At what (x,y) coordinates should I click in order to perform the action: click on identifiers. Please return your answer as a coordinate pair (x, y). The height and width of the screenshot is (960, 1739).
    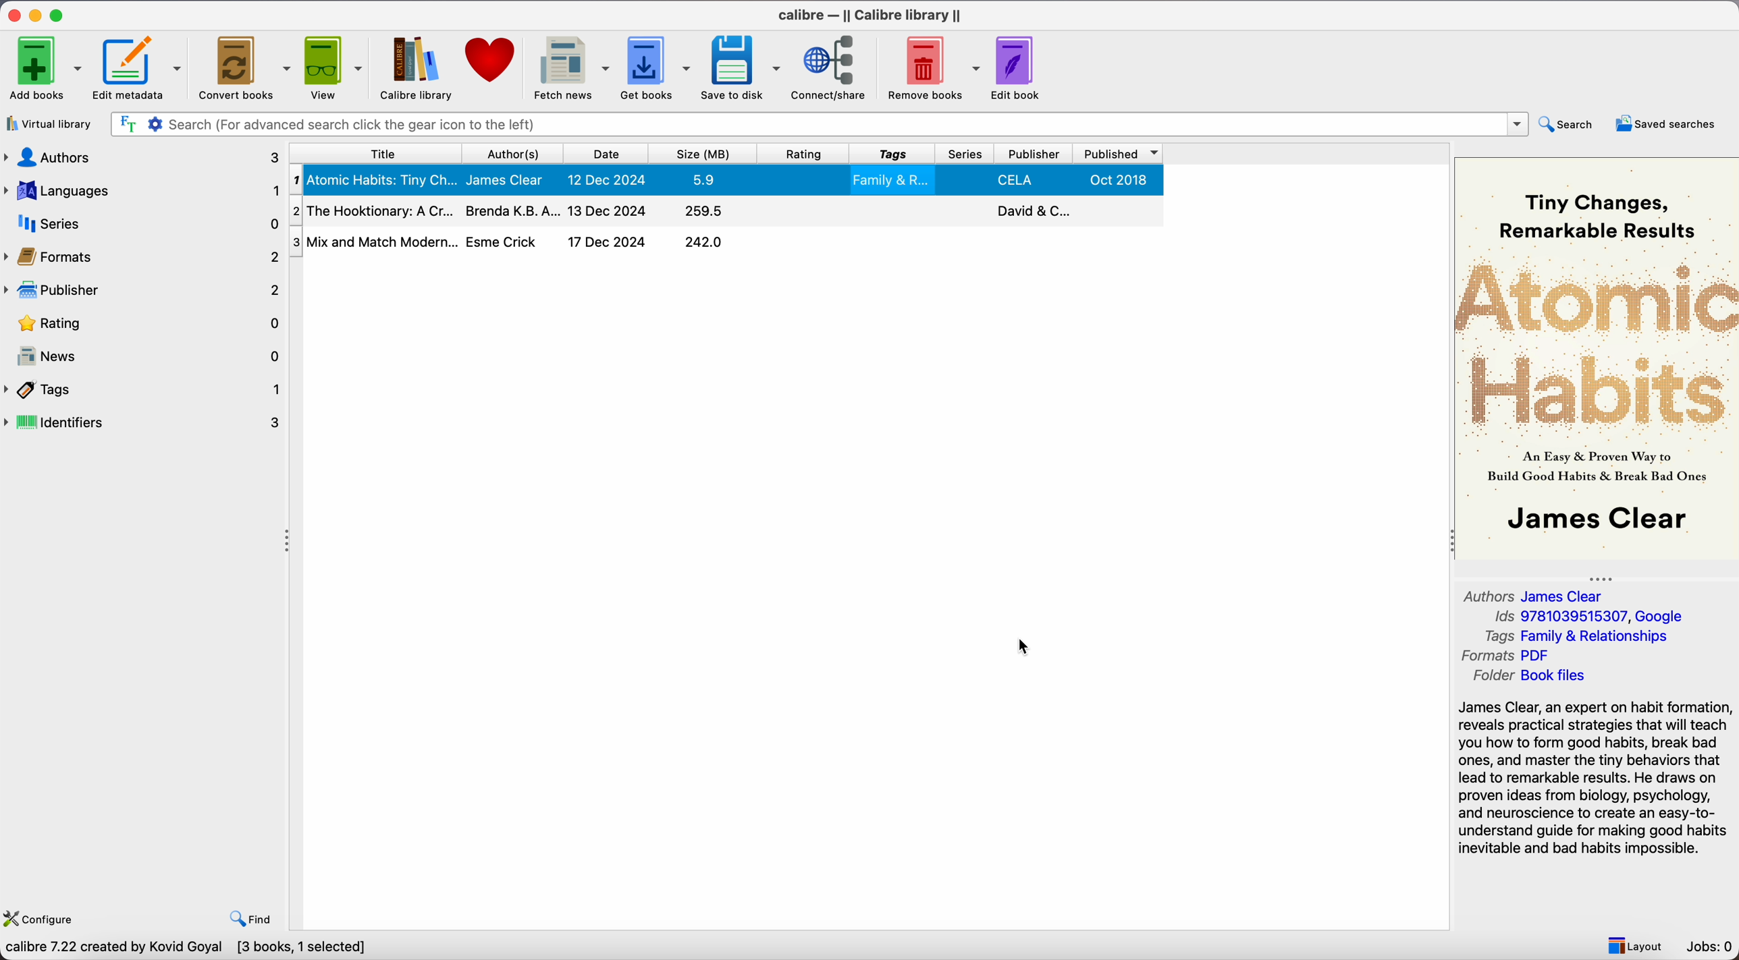
    Looking at the image, I should click on (144, 422).